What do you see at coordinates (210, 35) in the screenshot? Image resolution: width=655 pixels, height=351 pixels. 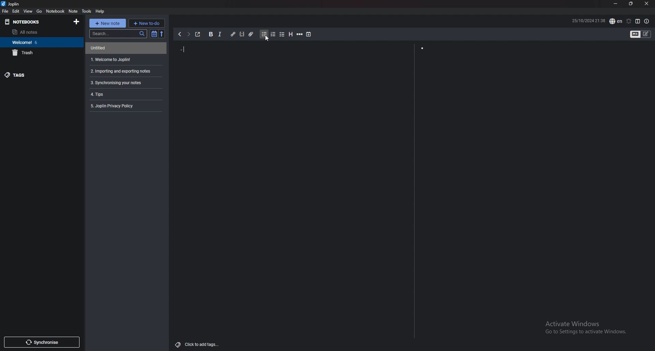 I see `Bold` at bounding box center [210, 35].